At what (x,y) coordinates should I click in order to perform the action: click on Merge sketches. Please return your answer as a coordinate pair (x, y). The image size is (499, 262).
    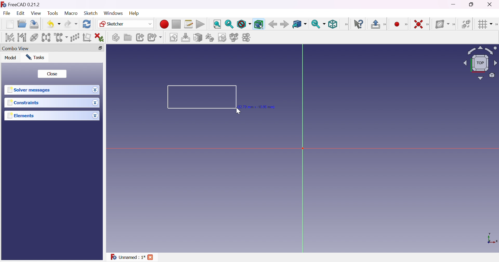
    Looking at the image, I should click on (234, 38).